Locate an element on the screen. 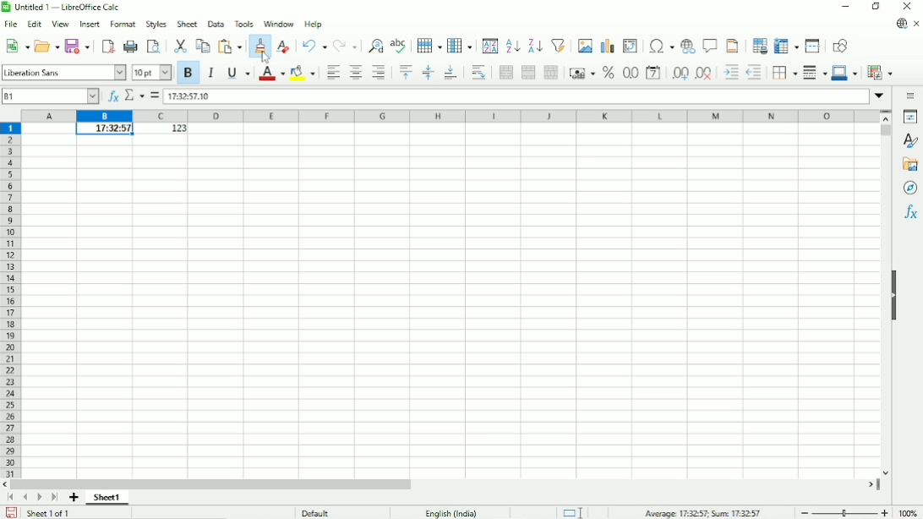 The height and width of the screenshot is (519, 923). Minimize is located at coordinates (845, 6).